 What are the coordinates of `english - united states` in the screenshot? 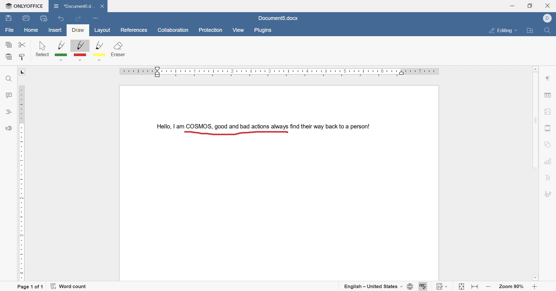 It's located at (373, 288).